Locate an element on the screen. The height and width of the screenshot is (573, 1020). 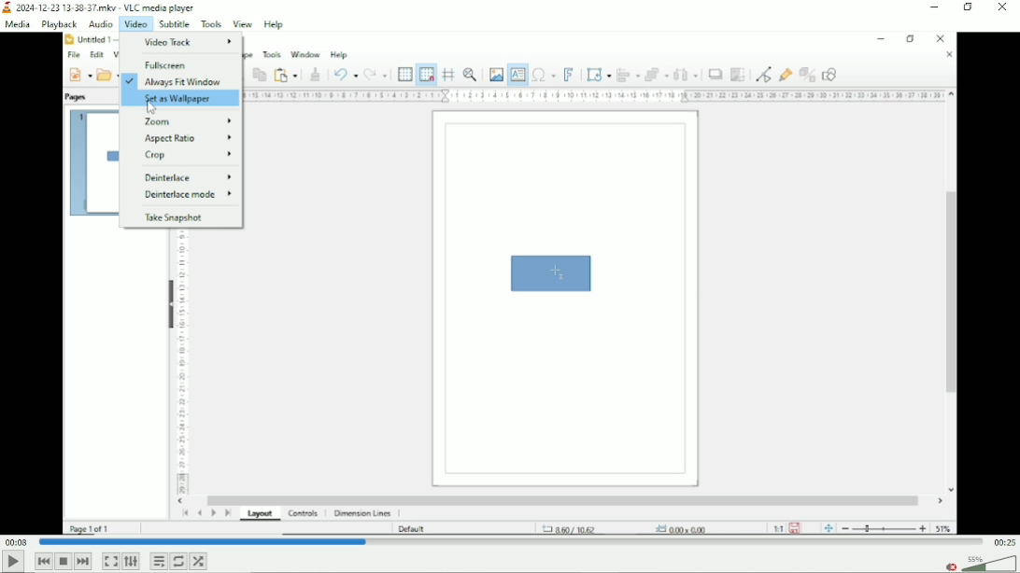
Help is located at coordinates (274, 24).